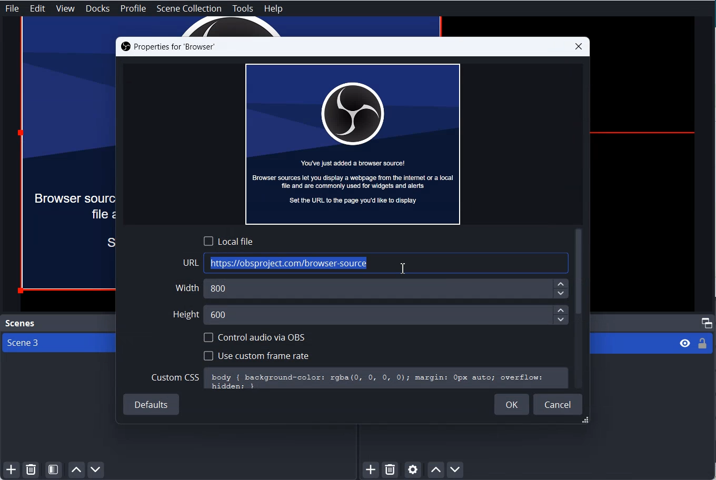  Describe the element at coordinates (190, 8) in the screenshot. I see `Scene Collection` at that location.